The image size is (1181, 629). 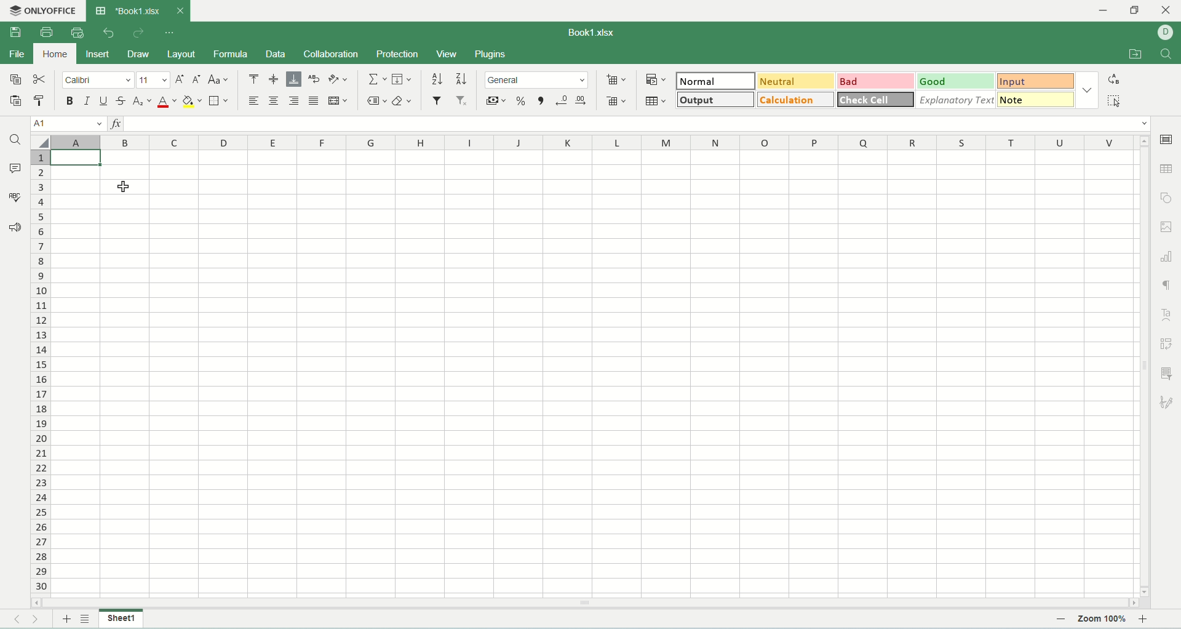 What do you see at coordinates (1167, 254) in the screenshot?
I see `chart setting` at bounding box center [1167, 254].